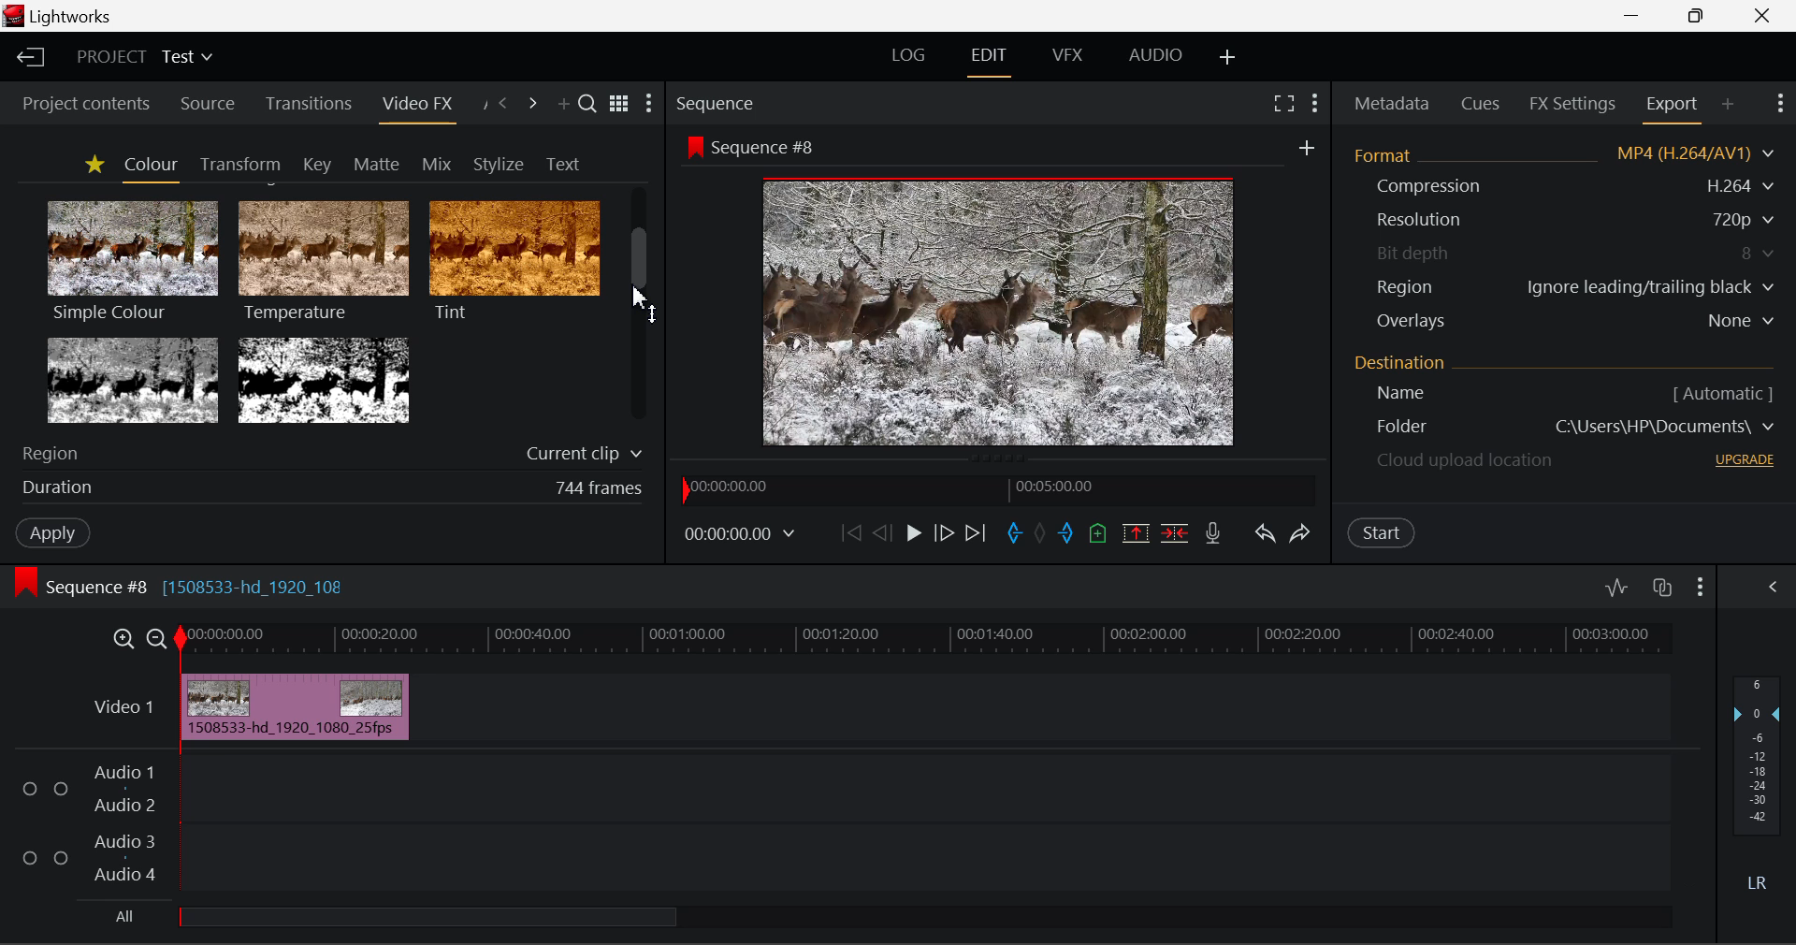 The height and width of the screenshot is (945, 1796). Describe the element at coordinates (1134, 533) in the screenshot. I see `Remove marked section` at that location.